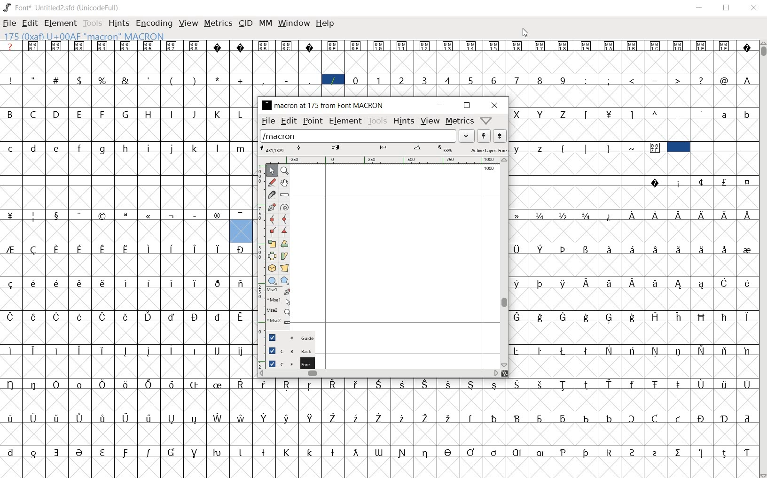 This screenshot has width=767, height=478. I want to click on Symbol, so click(678, 248).